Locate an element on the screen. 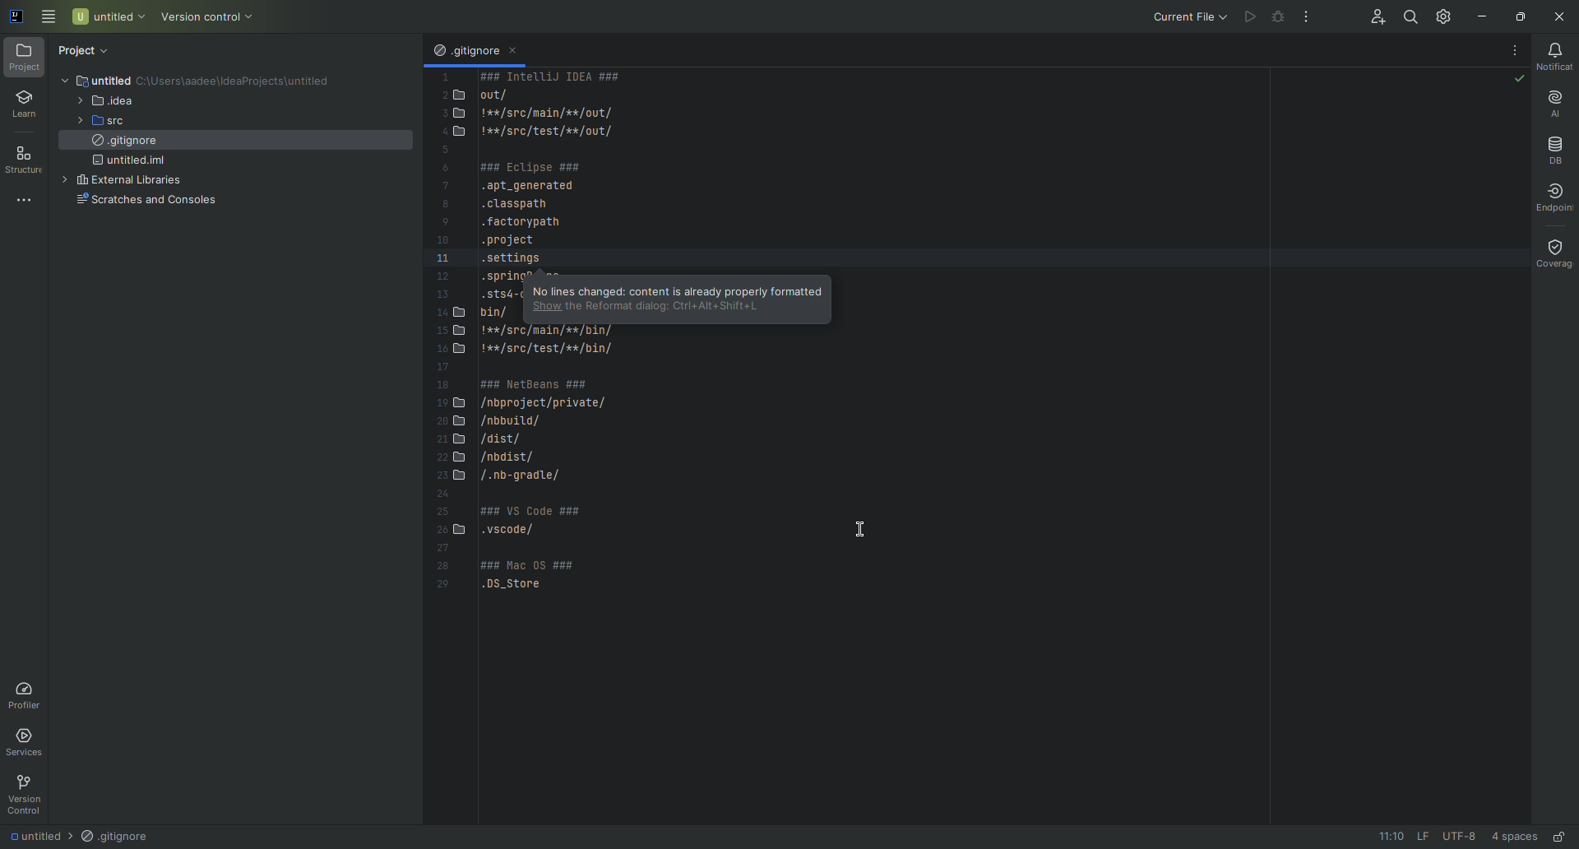 The image size is (1579, 849). .gitgmore is located at coordinates (116, 837).